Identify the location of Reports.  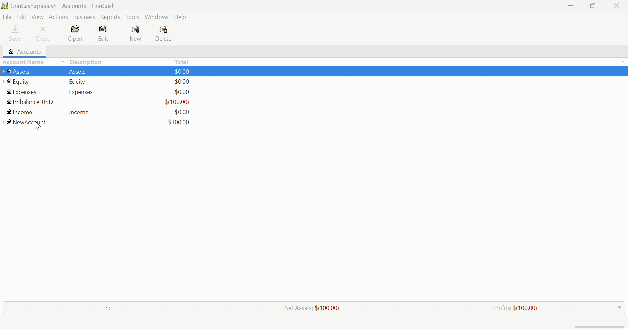
(111, 18).